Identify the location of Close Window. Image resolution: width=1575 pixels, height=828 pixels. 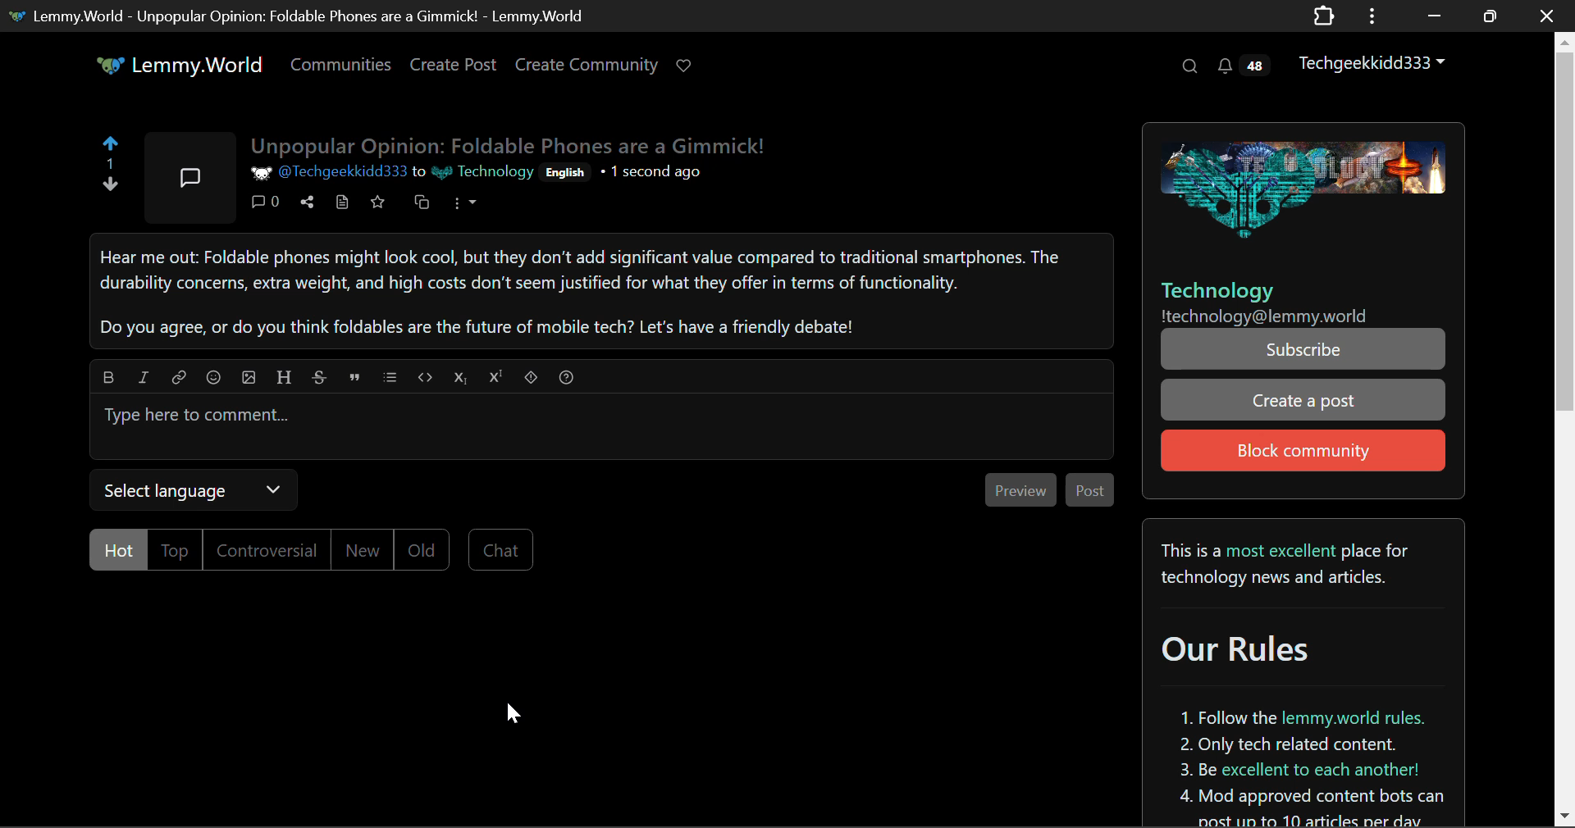
(1547, 15).